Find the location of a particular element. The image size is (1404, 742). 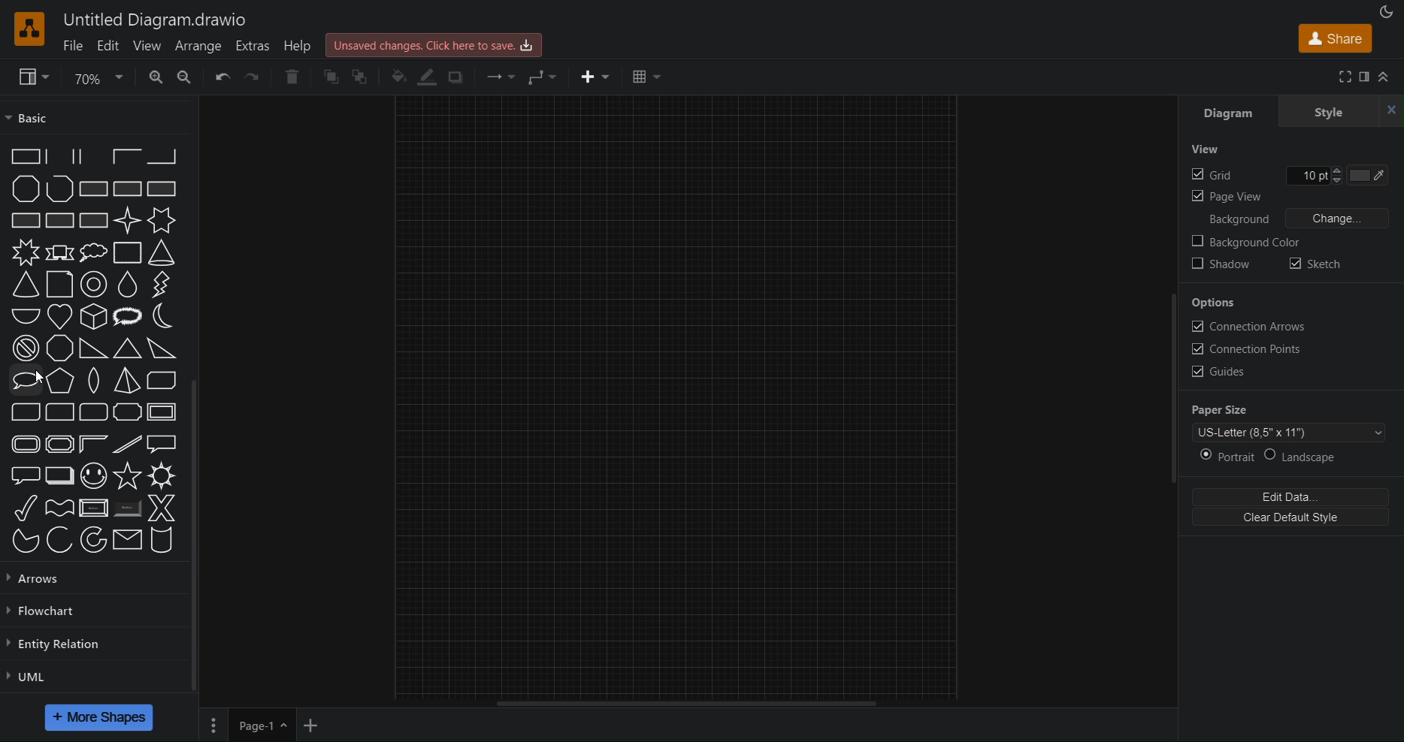

Shadow is located at coordinates (458, 77).